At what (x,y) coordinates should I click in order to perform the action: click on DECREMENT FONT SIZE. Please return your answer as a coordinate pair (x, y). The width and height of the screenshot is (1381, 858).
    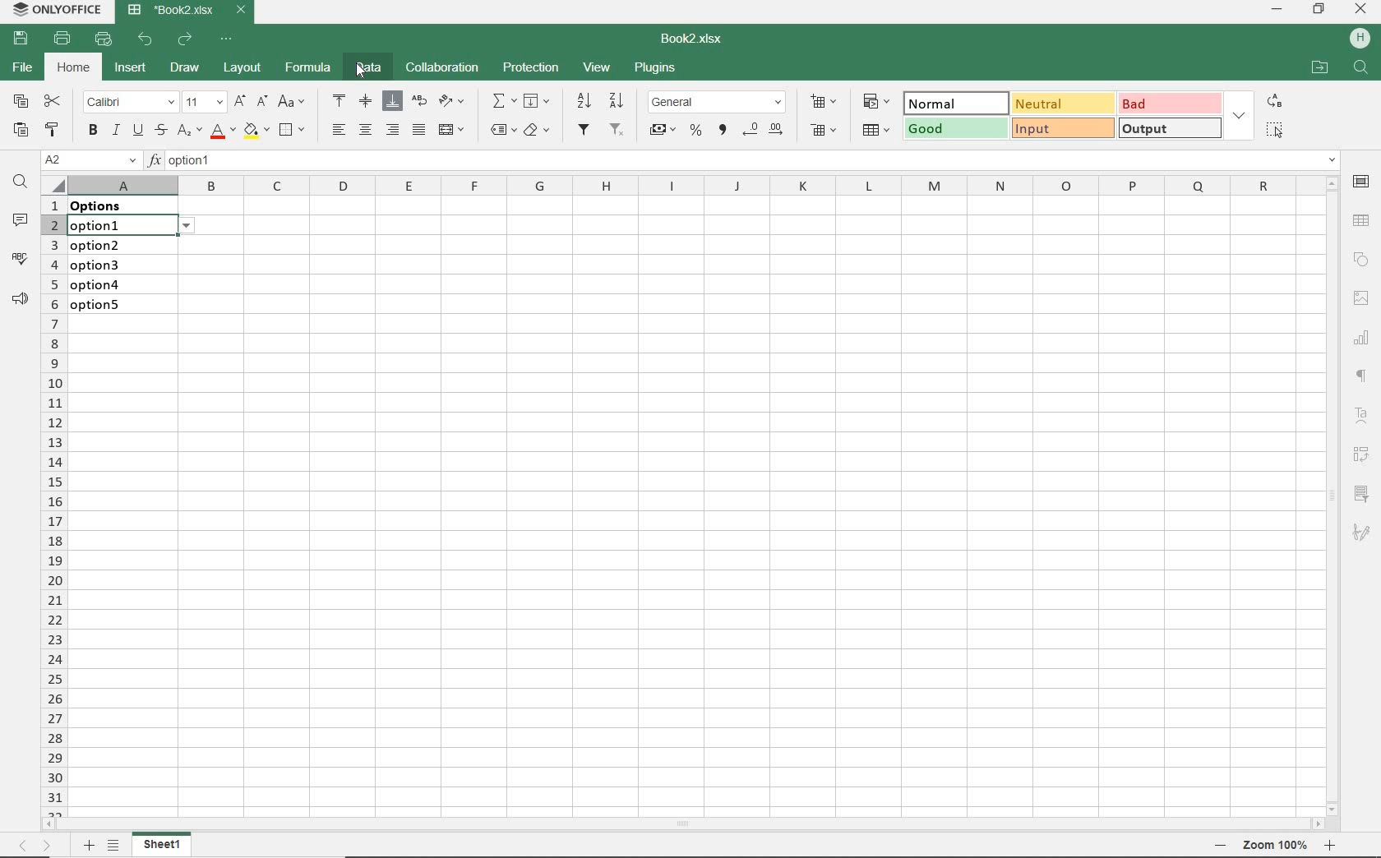
    Looking at the image, I should click on (261, 103).